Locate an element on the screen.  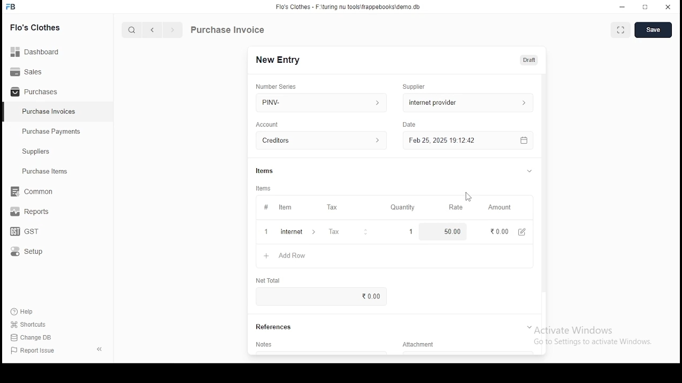
close pane is located at coordinates (99, 348).